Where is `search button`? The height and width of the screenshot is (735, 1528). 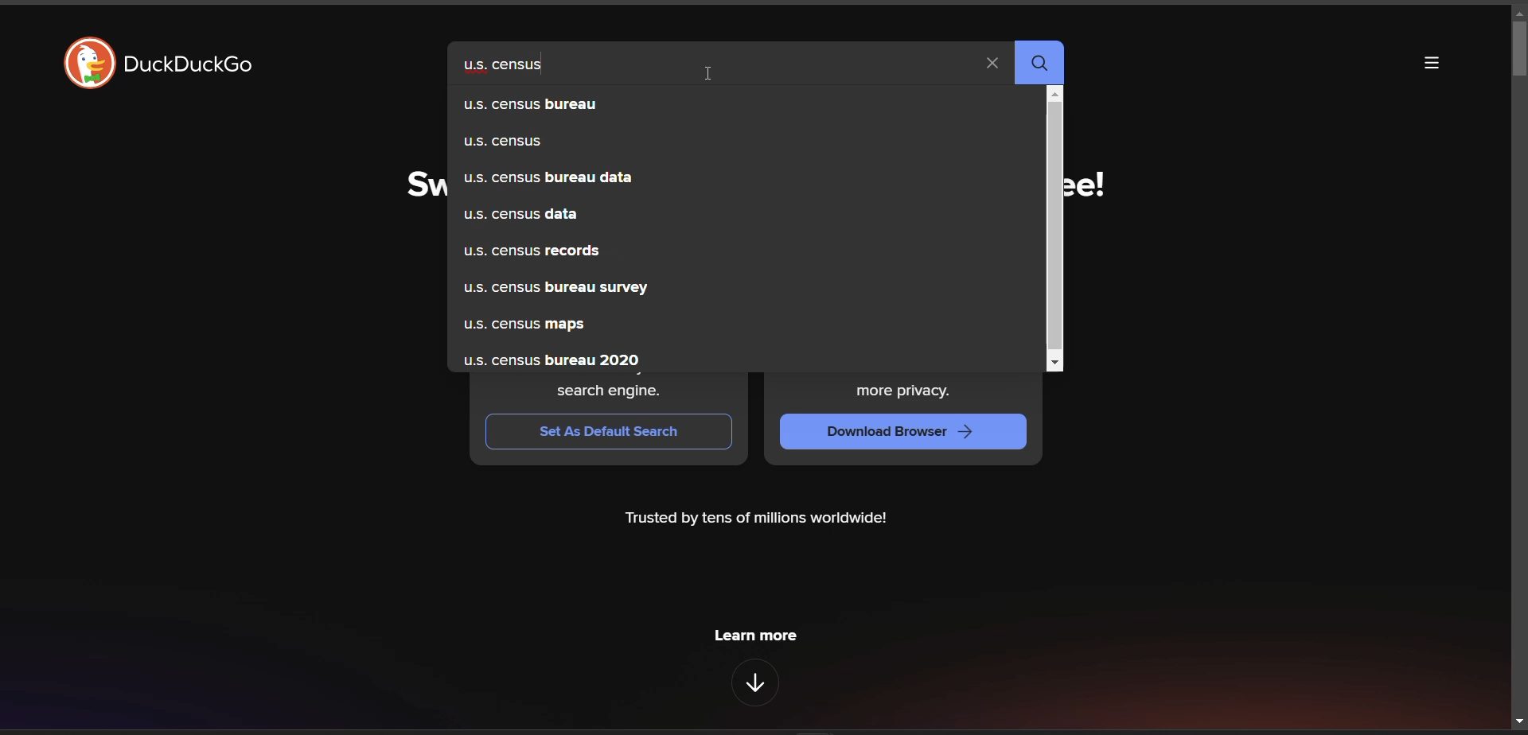
search button is located at coordinates (1039, 63).